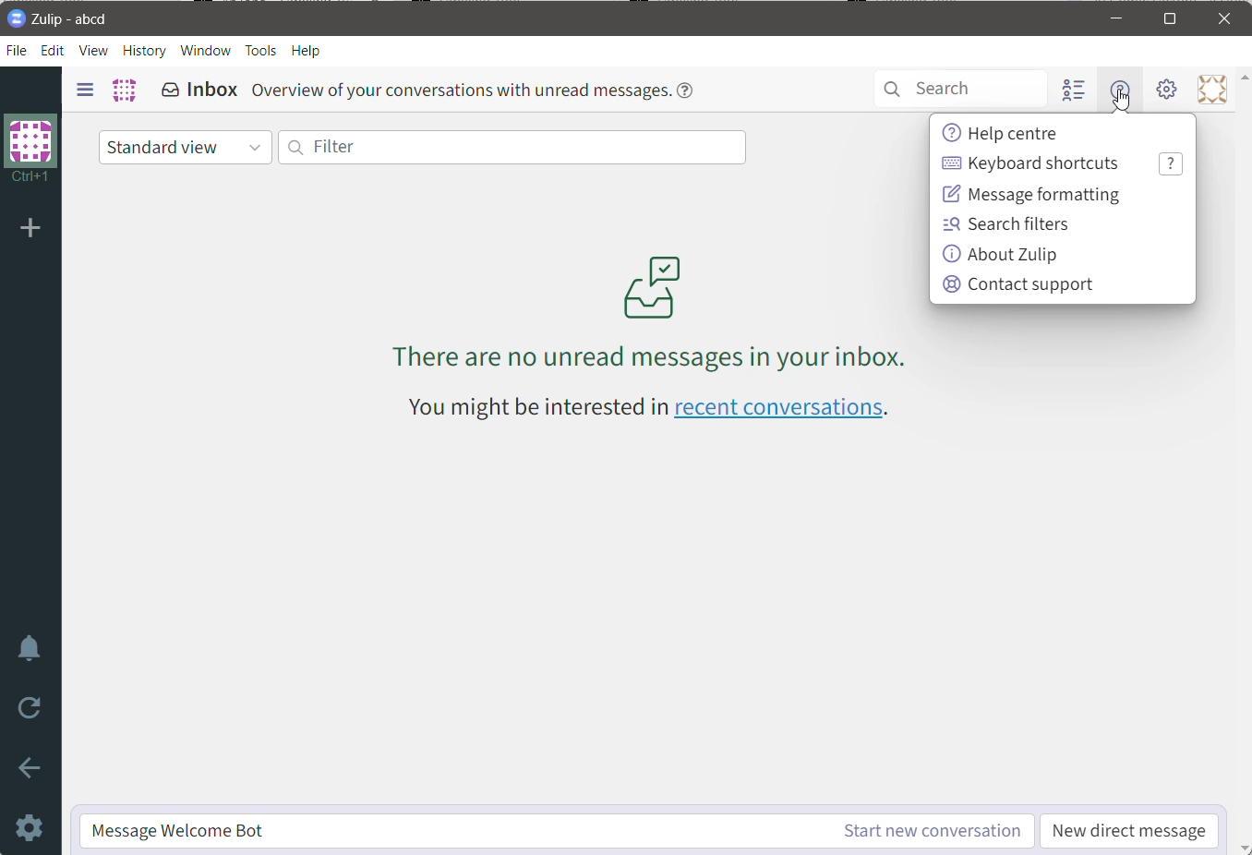 The width and height of the screenshot is (1252, 855). Describe the element at coordinates (1029, 284) in the screenshot. I see `Contact Support` at that location.